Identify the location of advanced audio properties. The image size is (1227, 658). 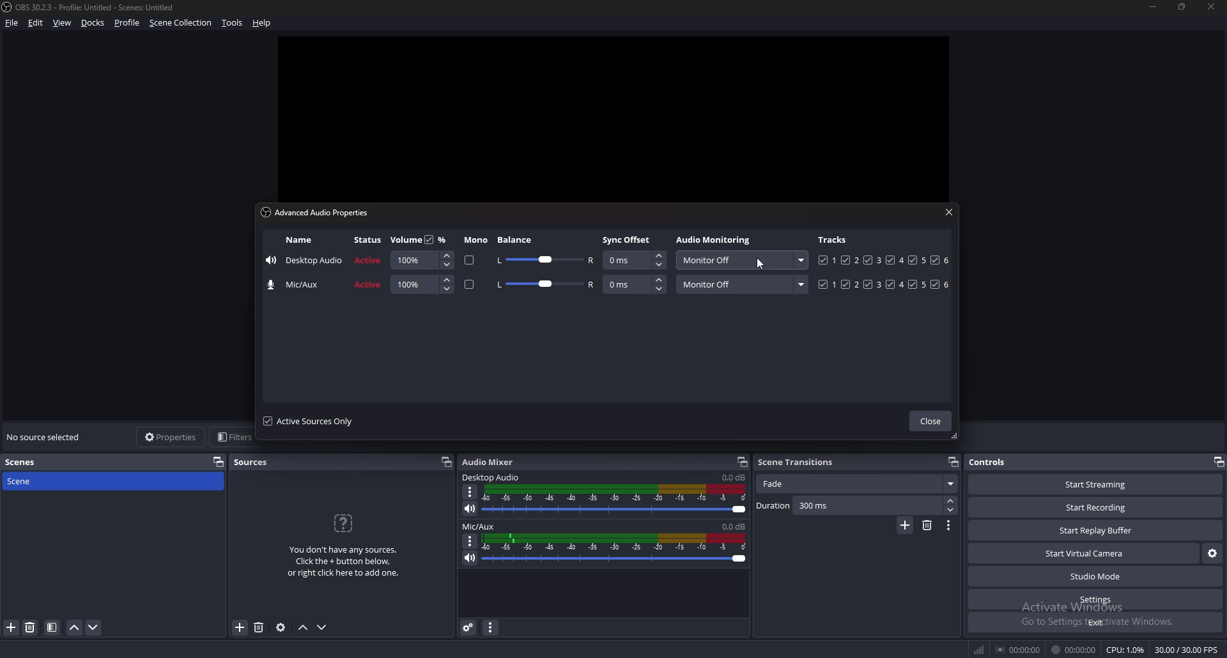
(470, 628).